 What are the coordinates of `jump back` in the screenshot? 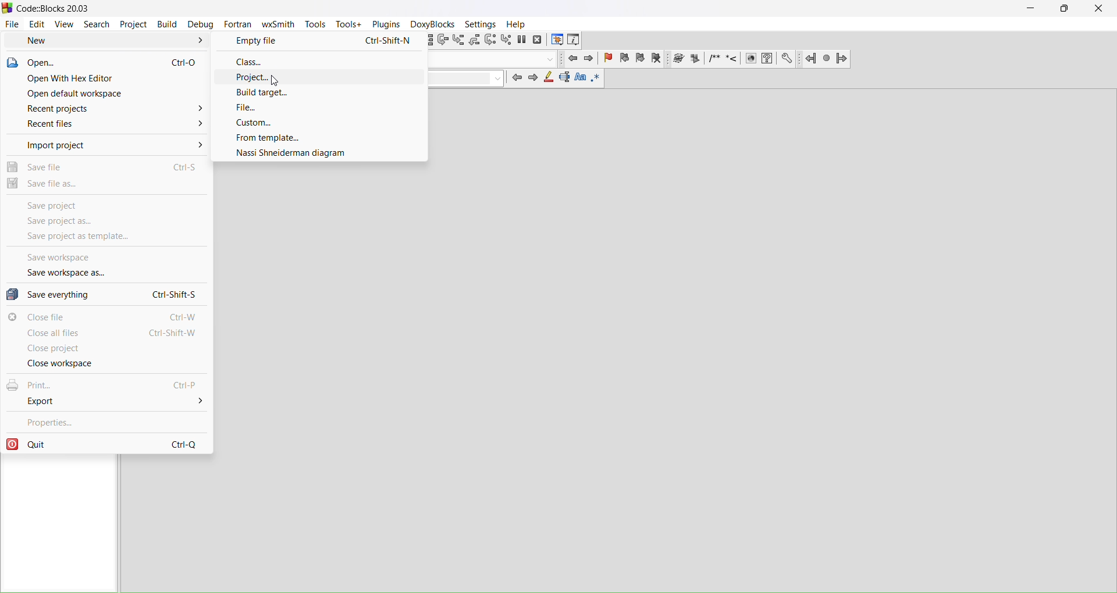 It's located at (571, 61).